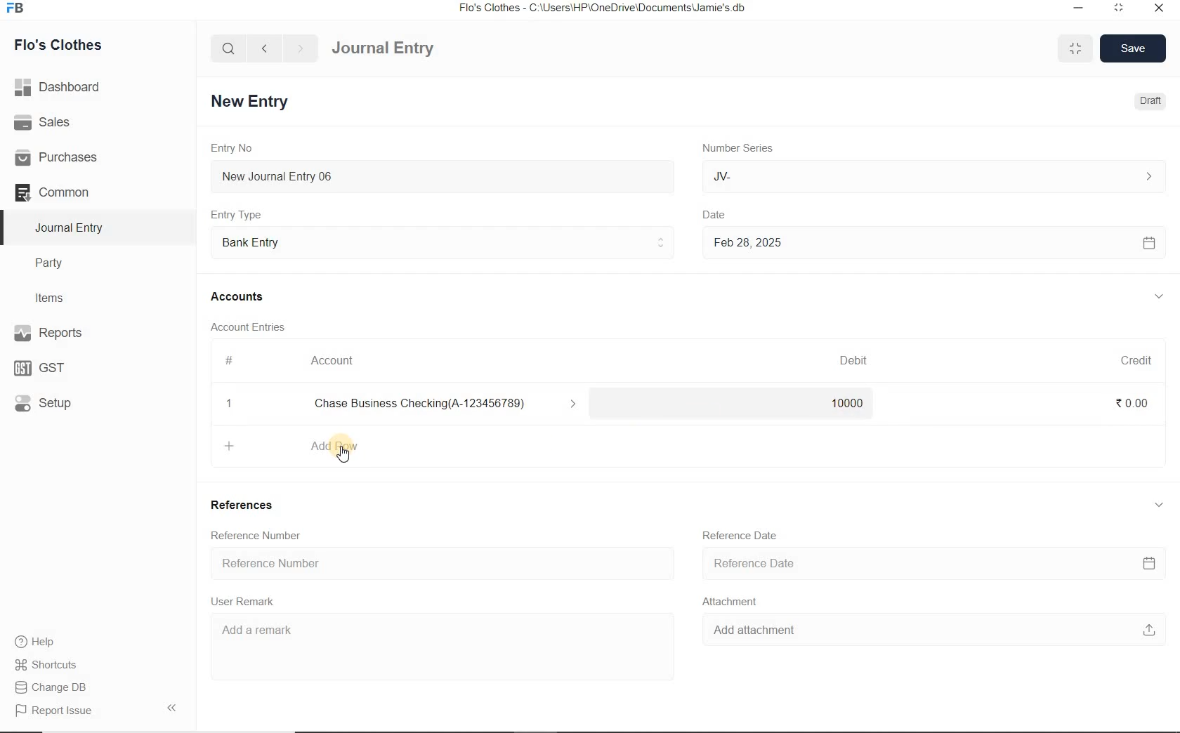 The height and width of the screenshot is (733, 1180). I want to click on User Remark, so click(247, 602).